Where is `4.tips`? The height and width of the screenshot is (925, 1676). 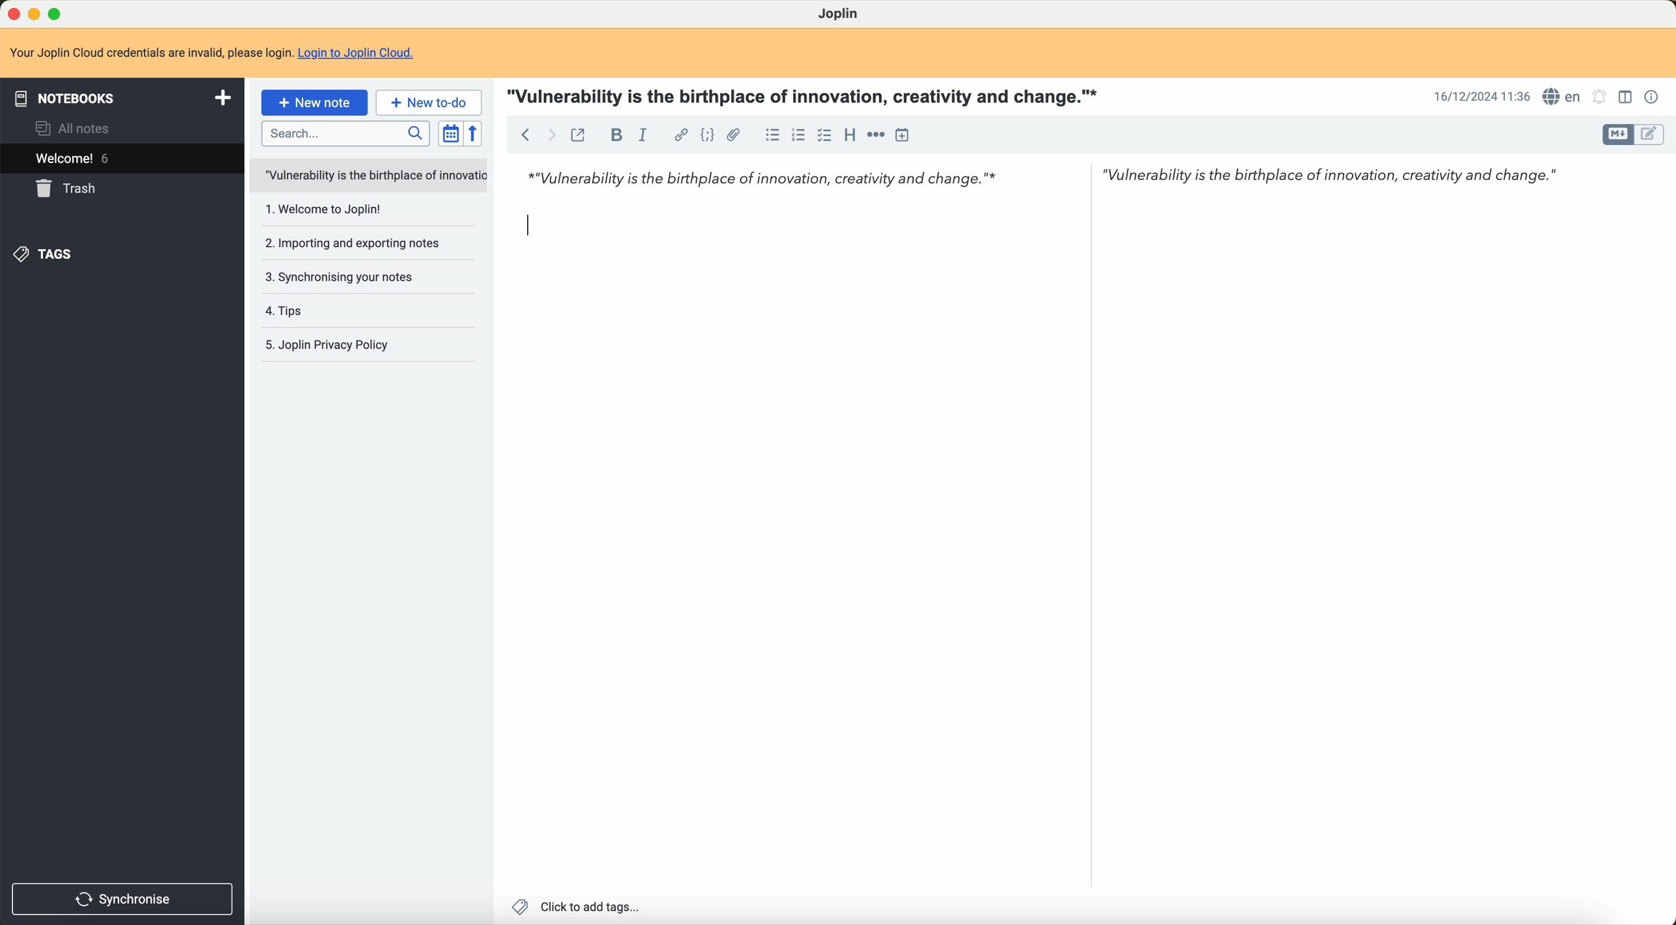 4.tips is located at coordinates (289, 311).